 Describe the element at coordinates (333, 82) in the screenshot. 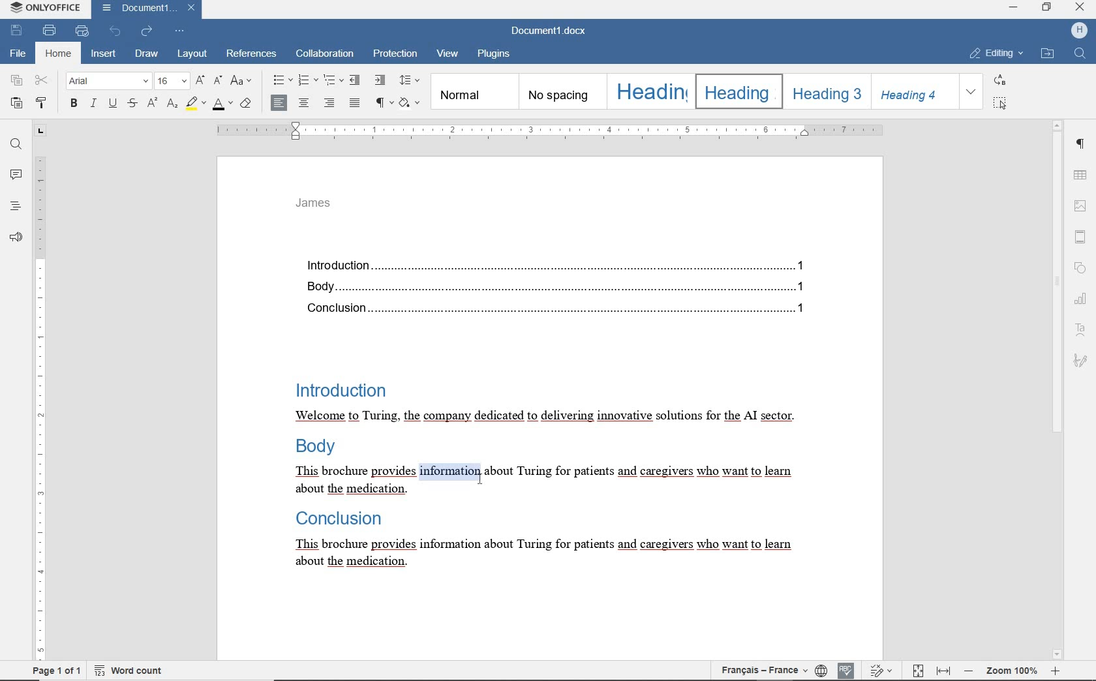

I see `SDECREASE INDENT` at that location.